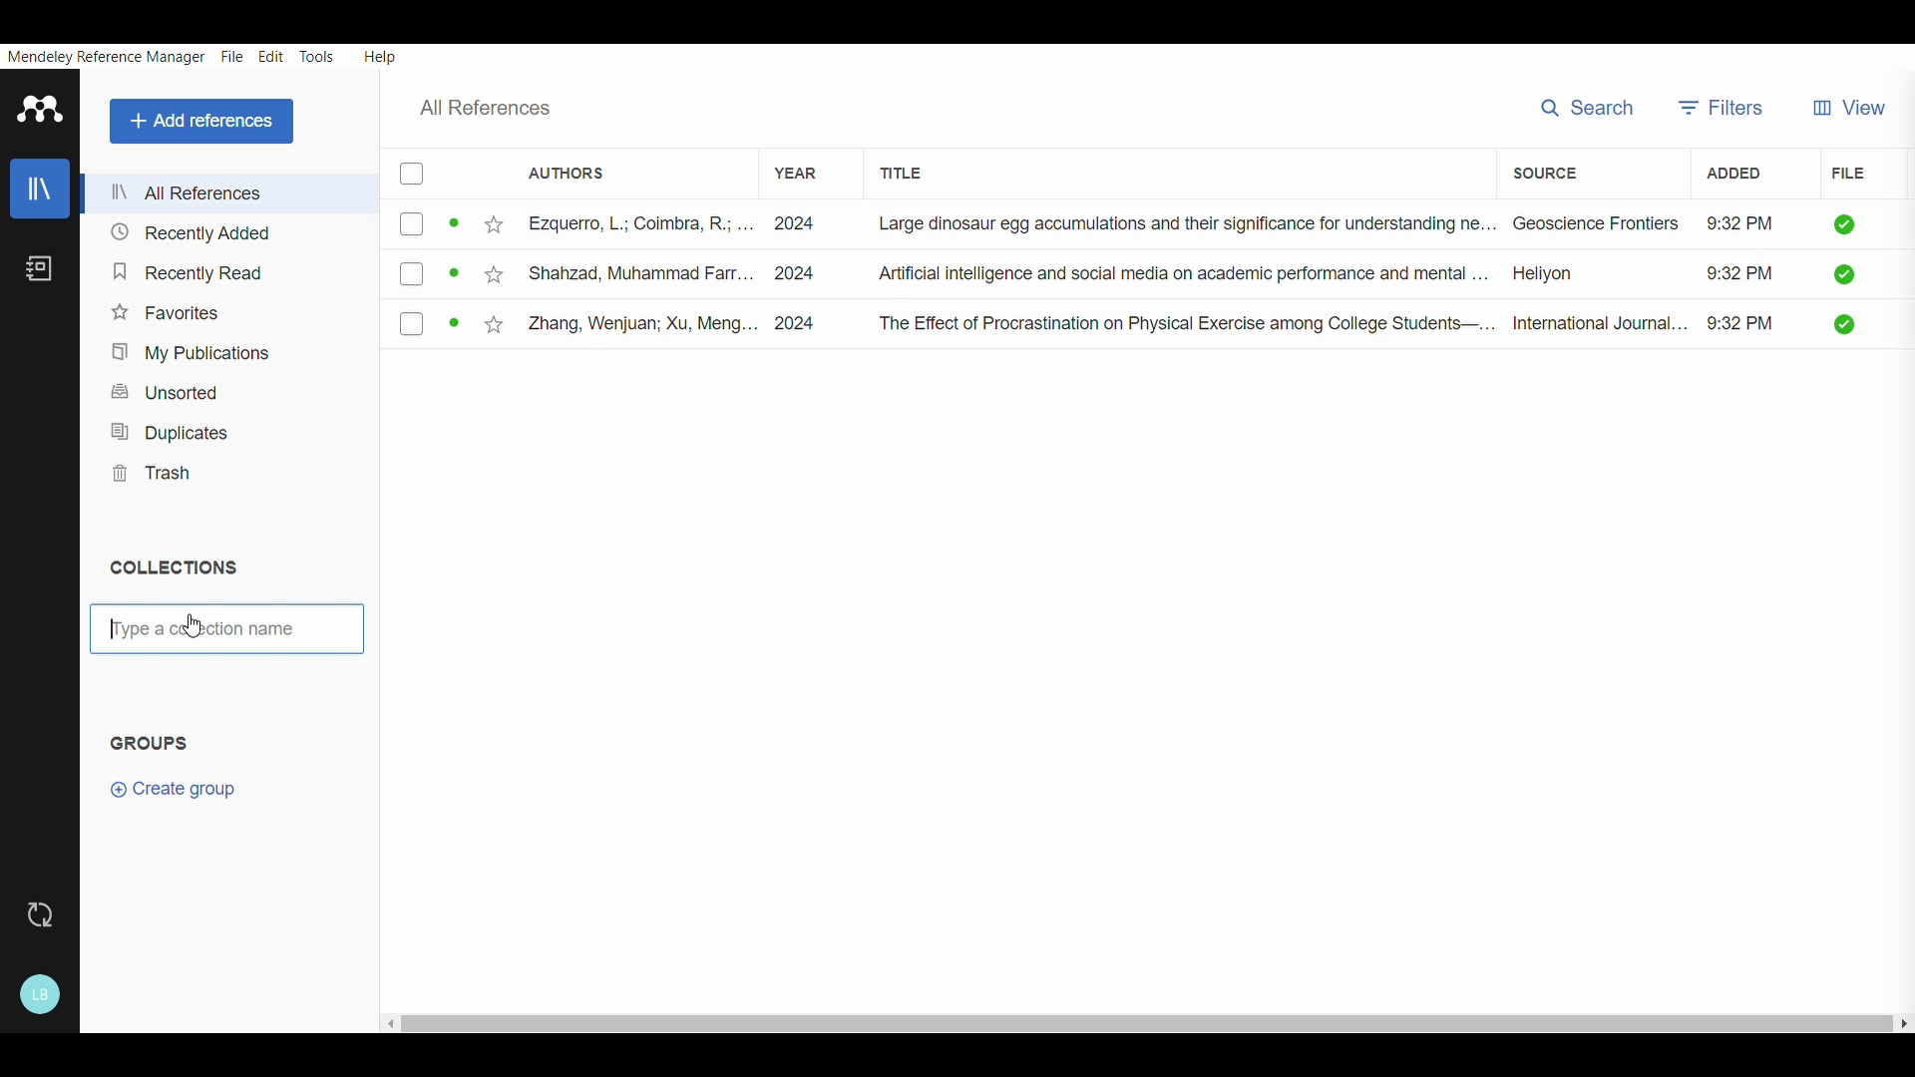 The height and width of the screenshot is (1077, 1915). Describe the element at coordinates (157, 740) in the screenshot. I see `GROUPS` at that location.